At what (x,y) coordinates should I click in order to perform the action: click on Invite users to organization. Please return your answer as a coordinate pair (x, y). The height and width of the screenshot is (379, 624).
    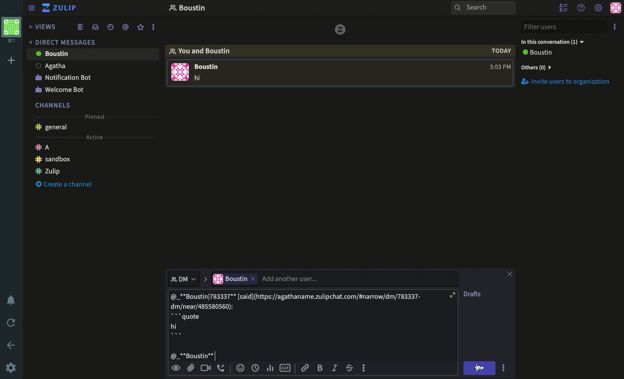
    Looking at the image, I should click on (568, 67).